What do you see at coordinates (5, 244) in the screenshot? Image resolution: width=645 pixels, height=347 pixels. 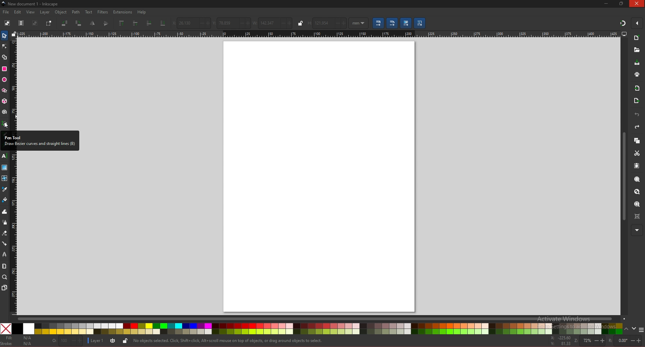 I see `connector` at bounding box center [5, 244].